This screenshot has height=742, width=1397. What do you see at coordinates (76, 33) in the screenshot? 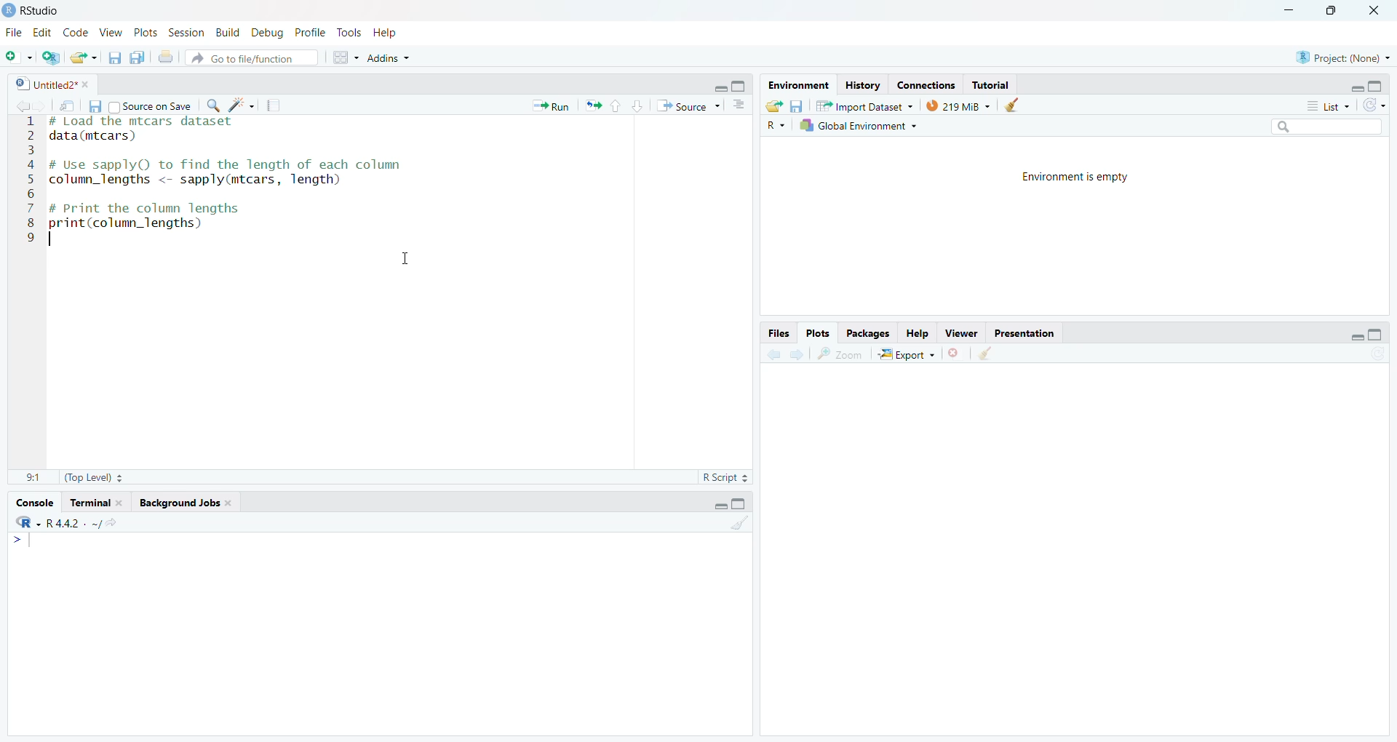
I see `Code` at bounding box center [76, 33].